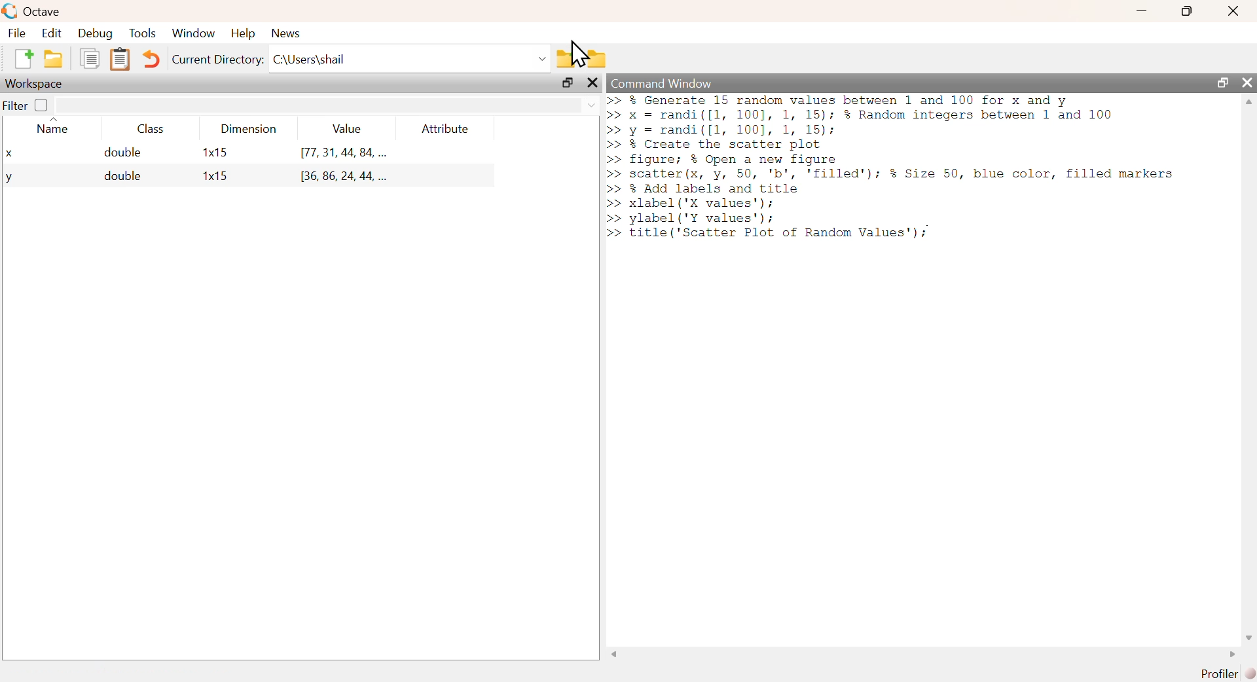 The width and height of the screenshot is (1257, 682). Describe the element at coordinates (344, 153) in the screenshot. I see `[77, 31, 44, 84, ...` at that location.